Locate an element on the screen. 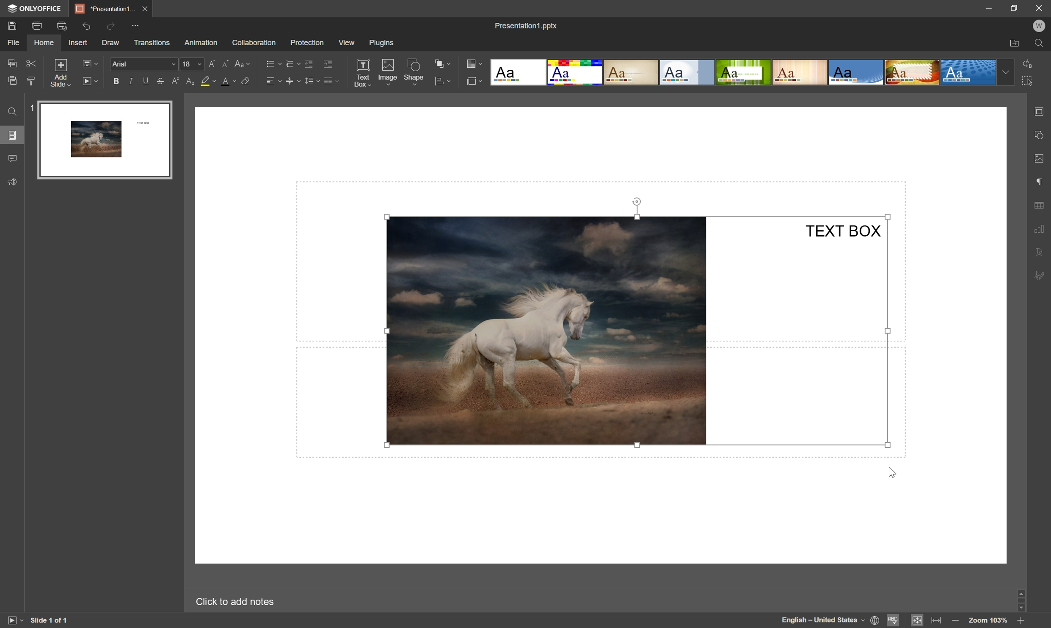 The height and width of the screenshot is (628, 1051). onlyoffice is located at coordinates (36, 8).